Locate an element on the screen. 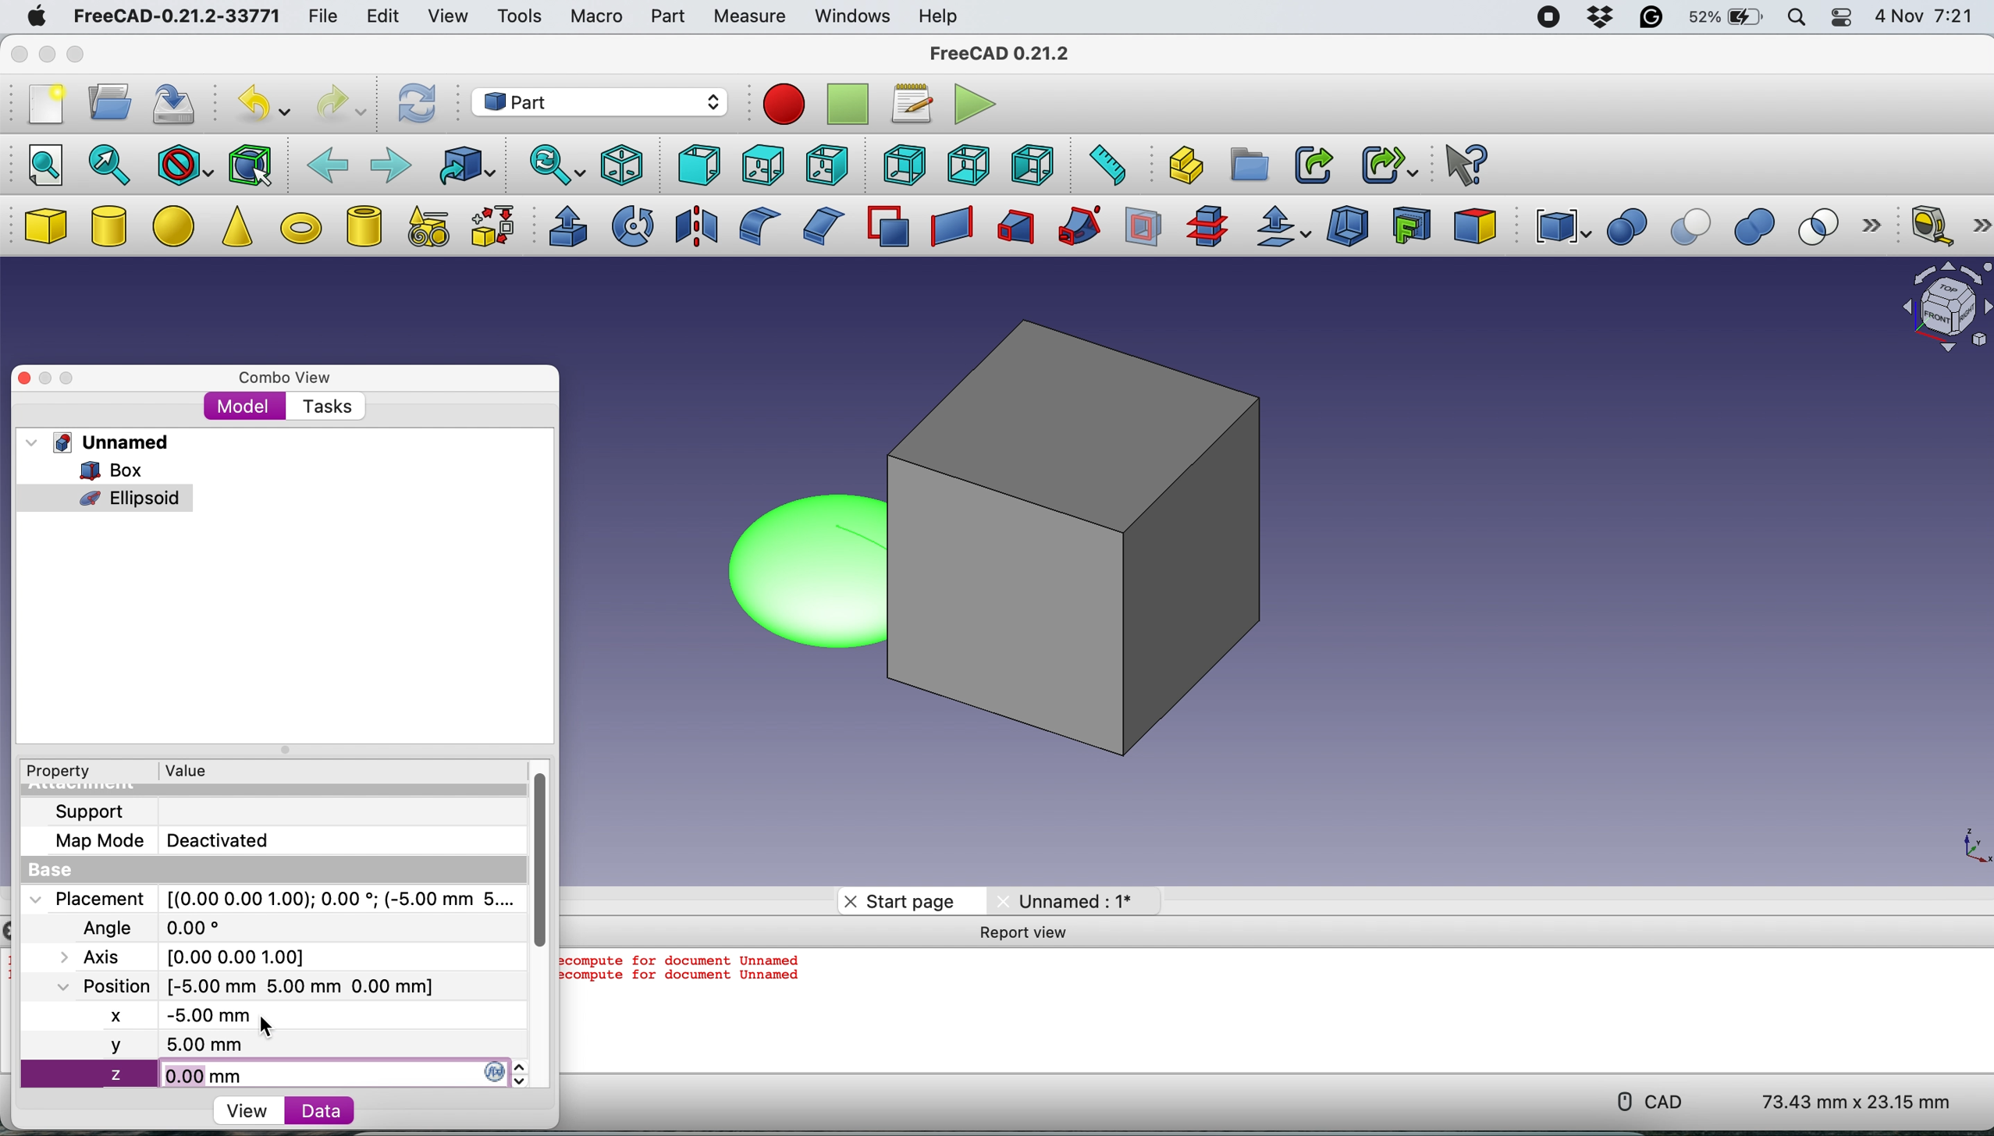  cone is located at coordinates (236, 229).